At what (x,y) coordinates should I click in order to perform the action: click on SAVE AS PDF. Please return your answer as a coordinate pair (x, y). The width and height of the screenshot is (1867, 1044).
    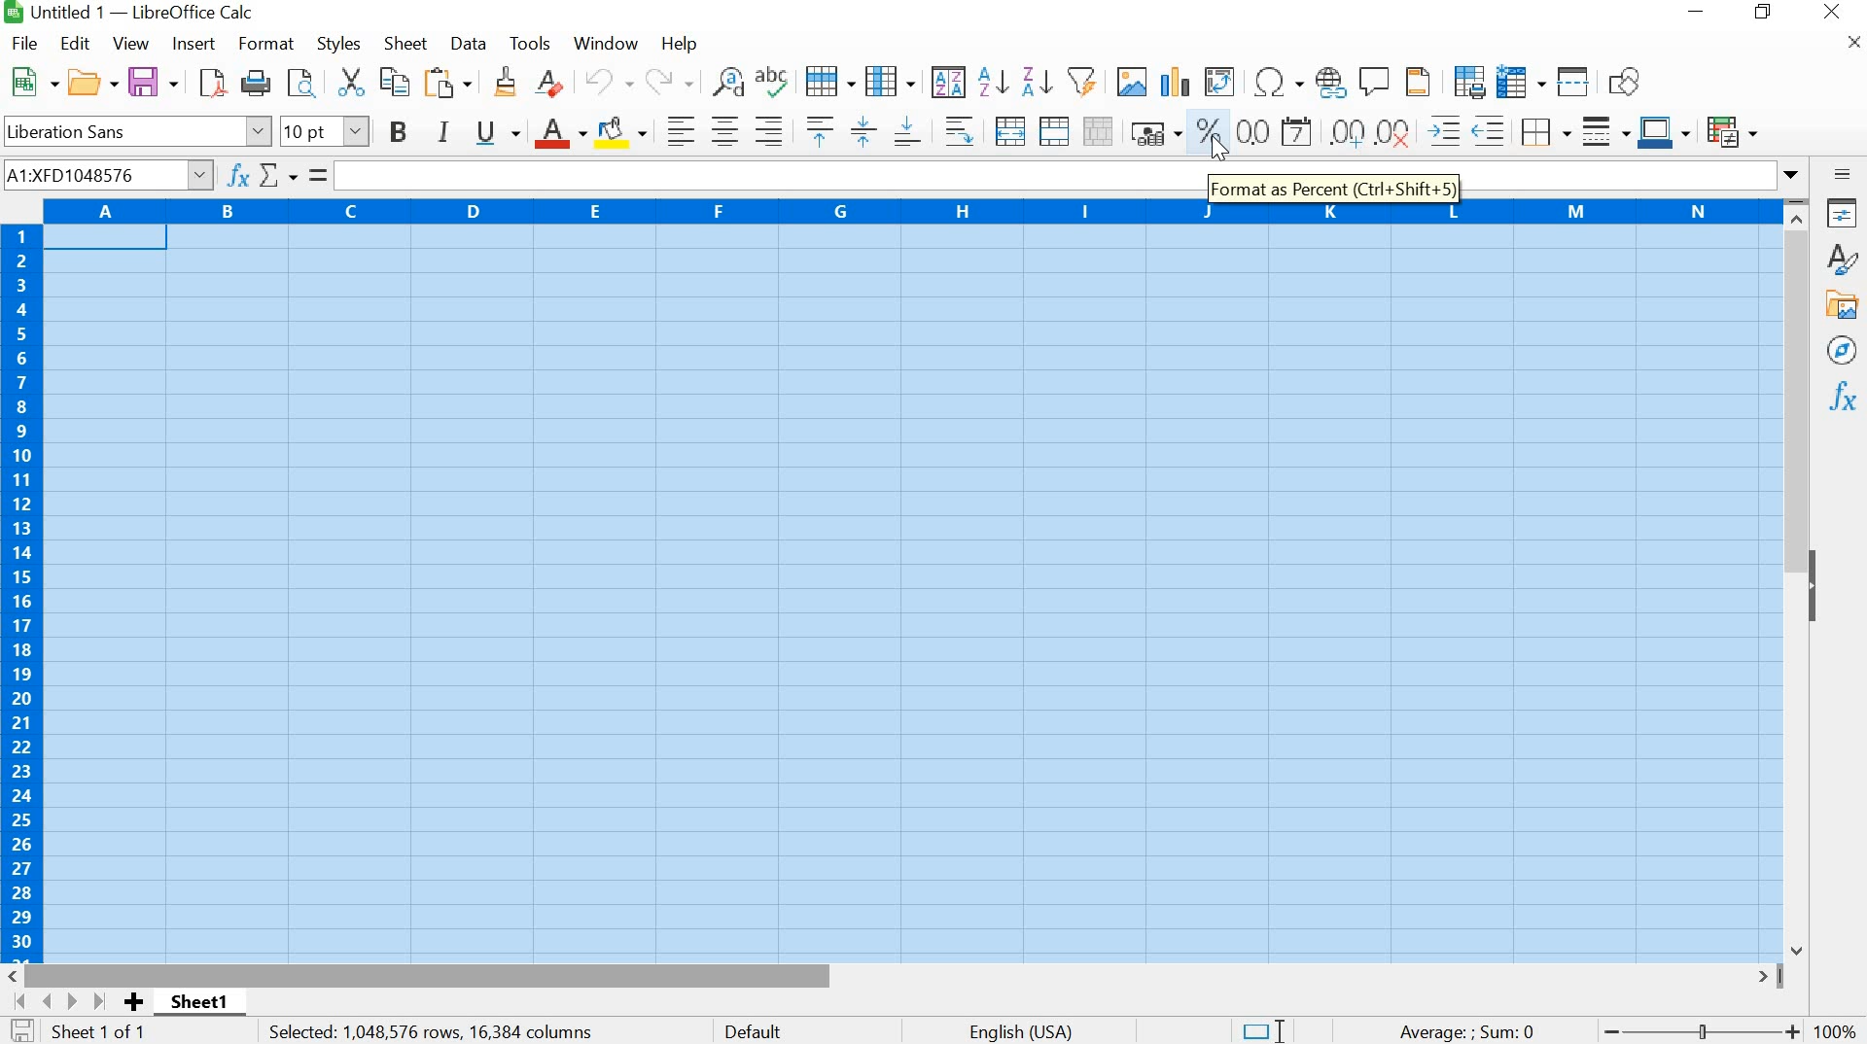
    Looking at the image, I should click on (209, 85).